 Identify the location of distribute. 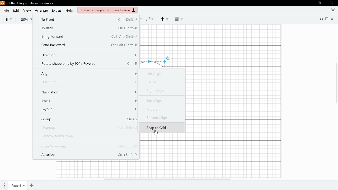
(88, 84).